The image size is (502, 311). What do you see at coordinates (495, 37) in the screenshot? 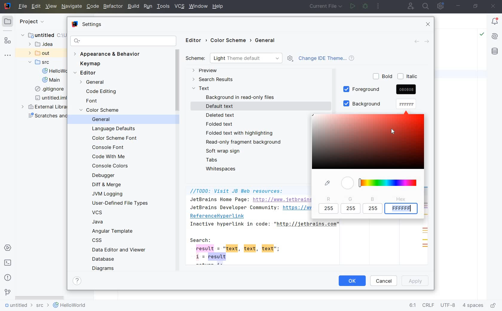
I see `AI Assistant` at bounding box center [495, 37].